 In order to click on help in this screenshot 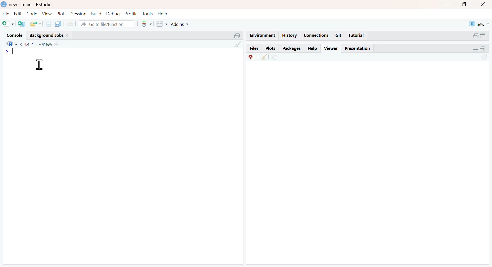, I will do `click(312, 49)`.